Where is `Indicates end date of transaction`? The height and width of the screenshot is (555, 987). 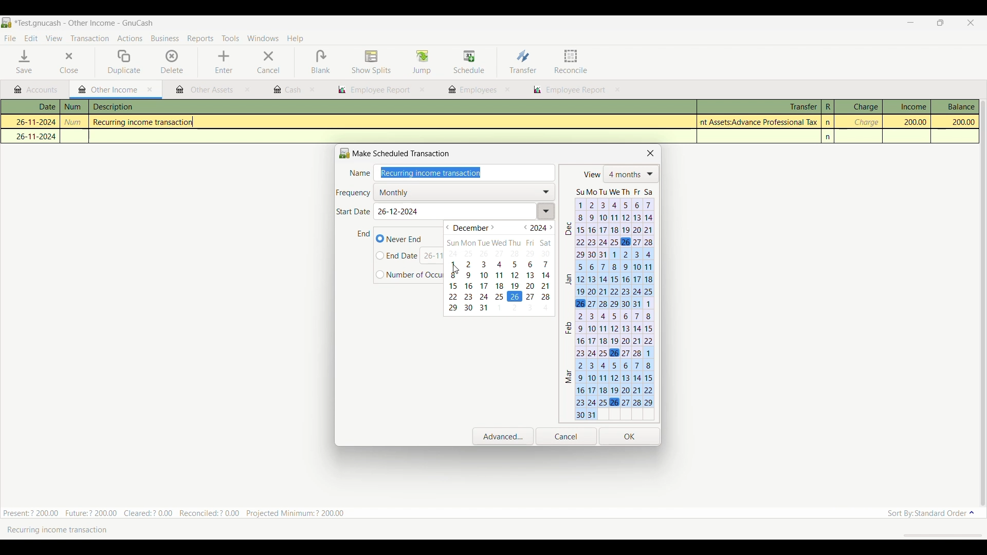
Indicates end date of transaction is located at coordinates (364, 234).